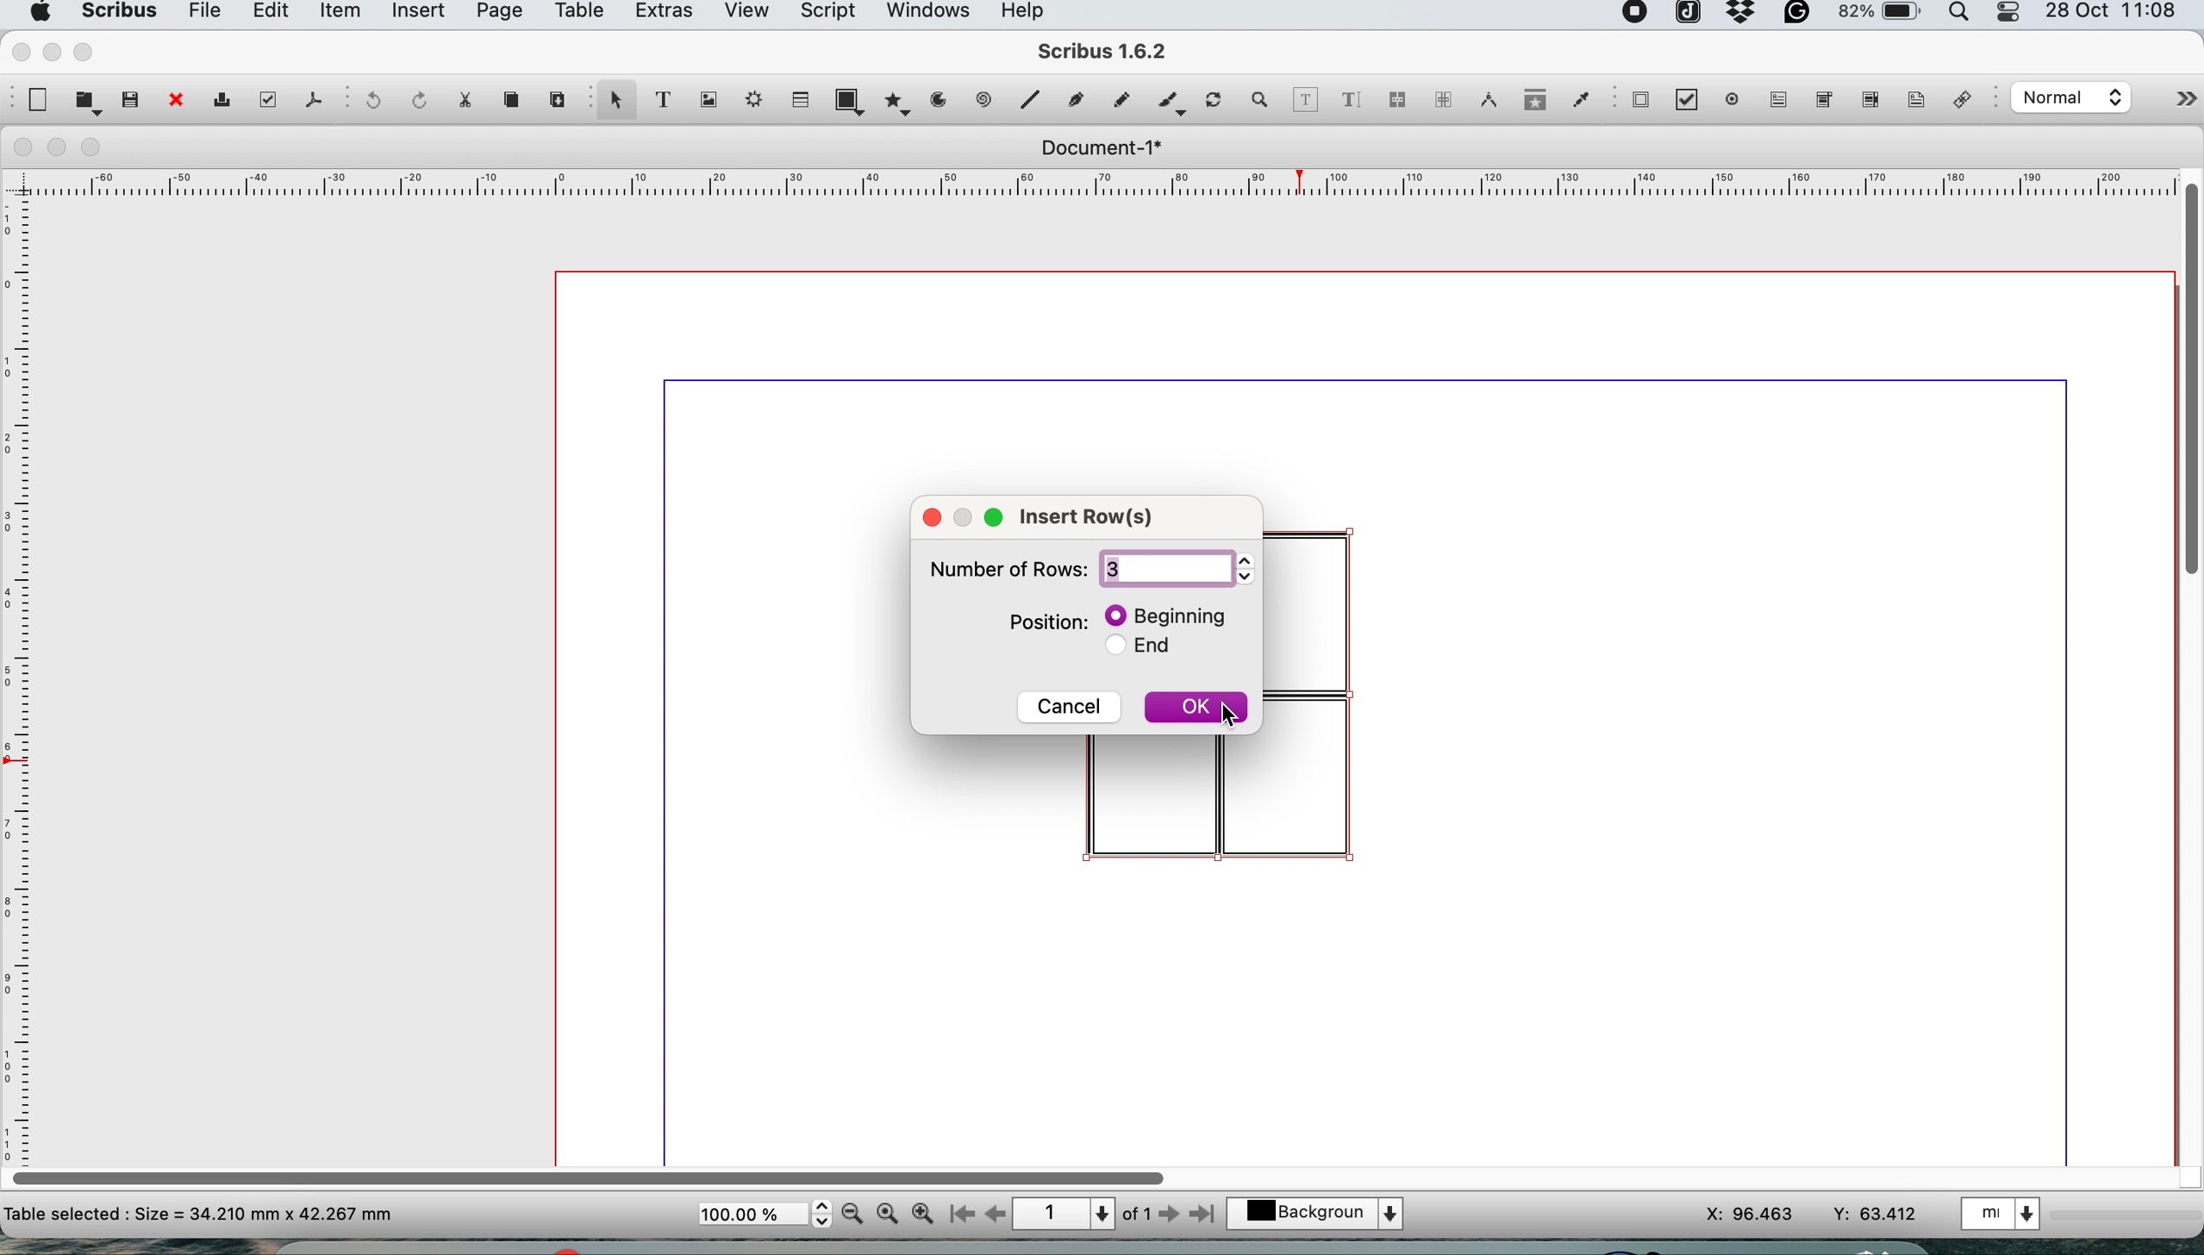 The image size is (2204, 1255). I want to click on battery, so click(1877, 16).